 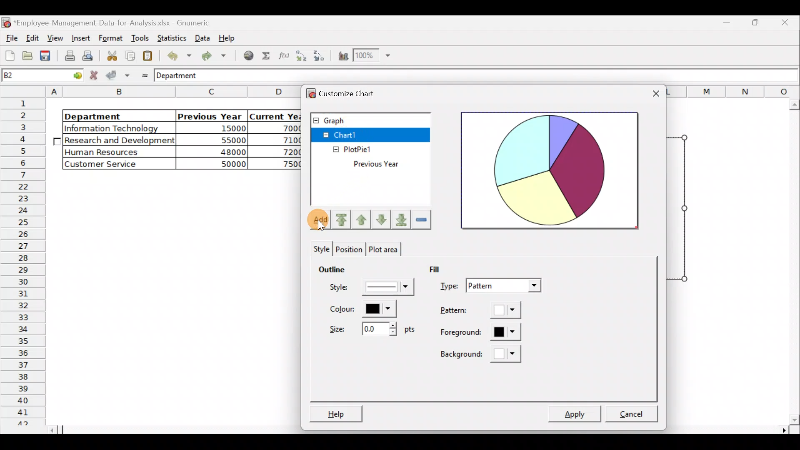 What do you see at coordinates (150, 56) in the screenshot?
I see `Paste the clipboard` at bounding box center [150, 56].